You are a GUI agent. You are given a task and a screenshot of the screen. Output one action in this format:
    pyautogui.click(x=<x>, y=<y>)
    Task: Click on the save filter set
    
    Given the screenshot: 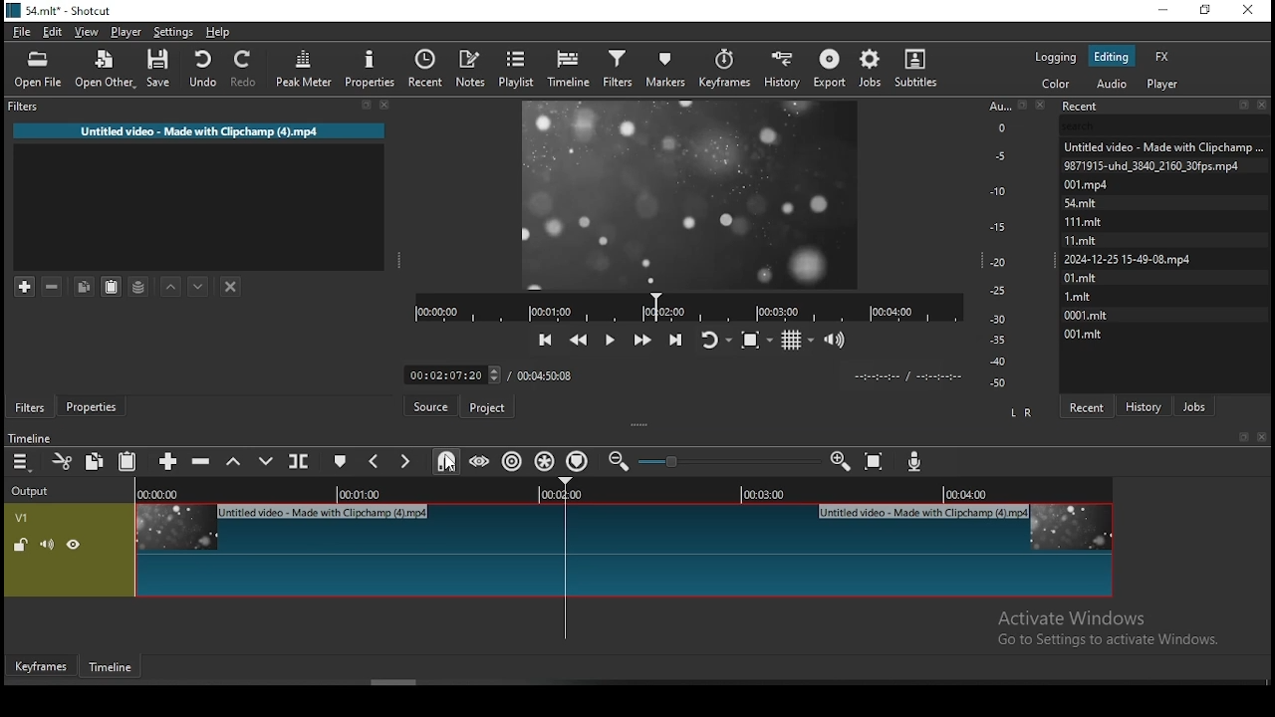 What is the action you would take?
    pyautogui.click(x=141, y=287)
    